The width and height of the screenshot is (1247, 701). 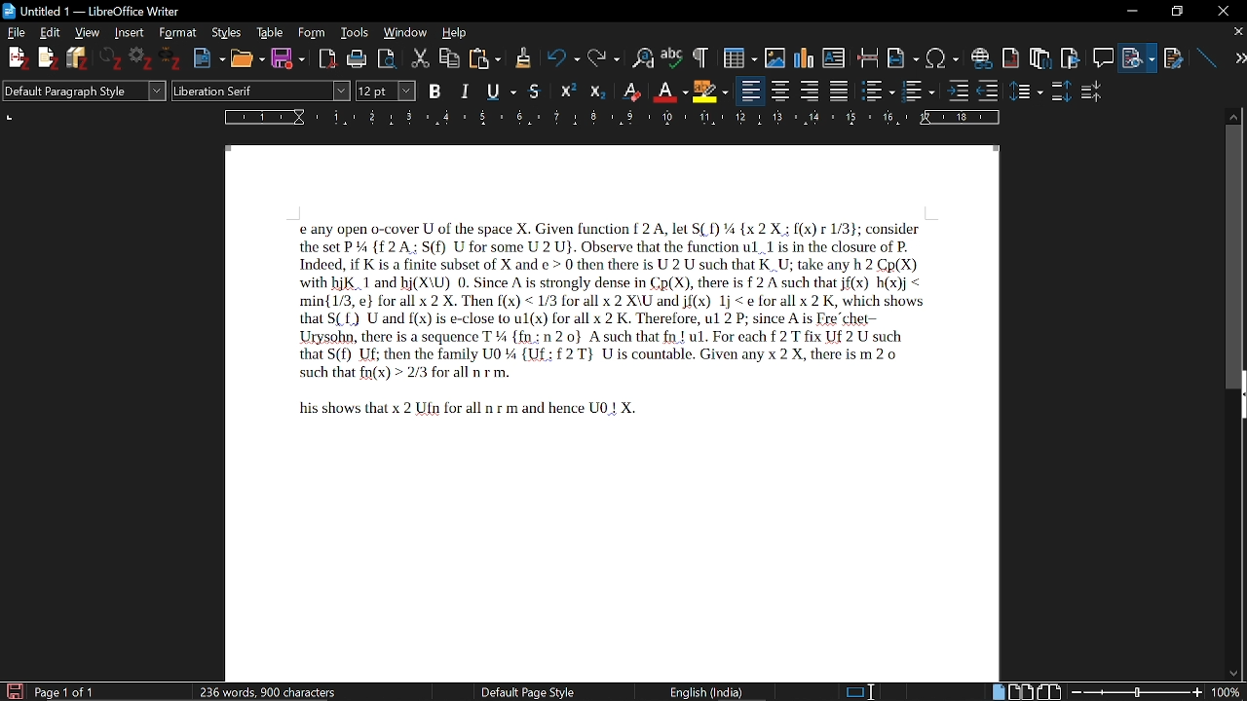 I want to click on Undo, so click(x=557, y=57).